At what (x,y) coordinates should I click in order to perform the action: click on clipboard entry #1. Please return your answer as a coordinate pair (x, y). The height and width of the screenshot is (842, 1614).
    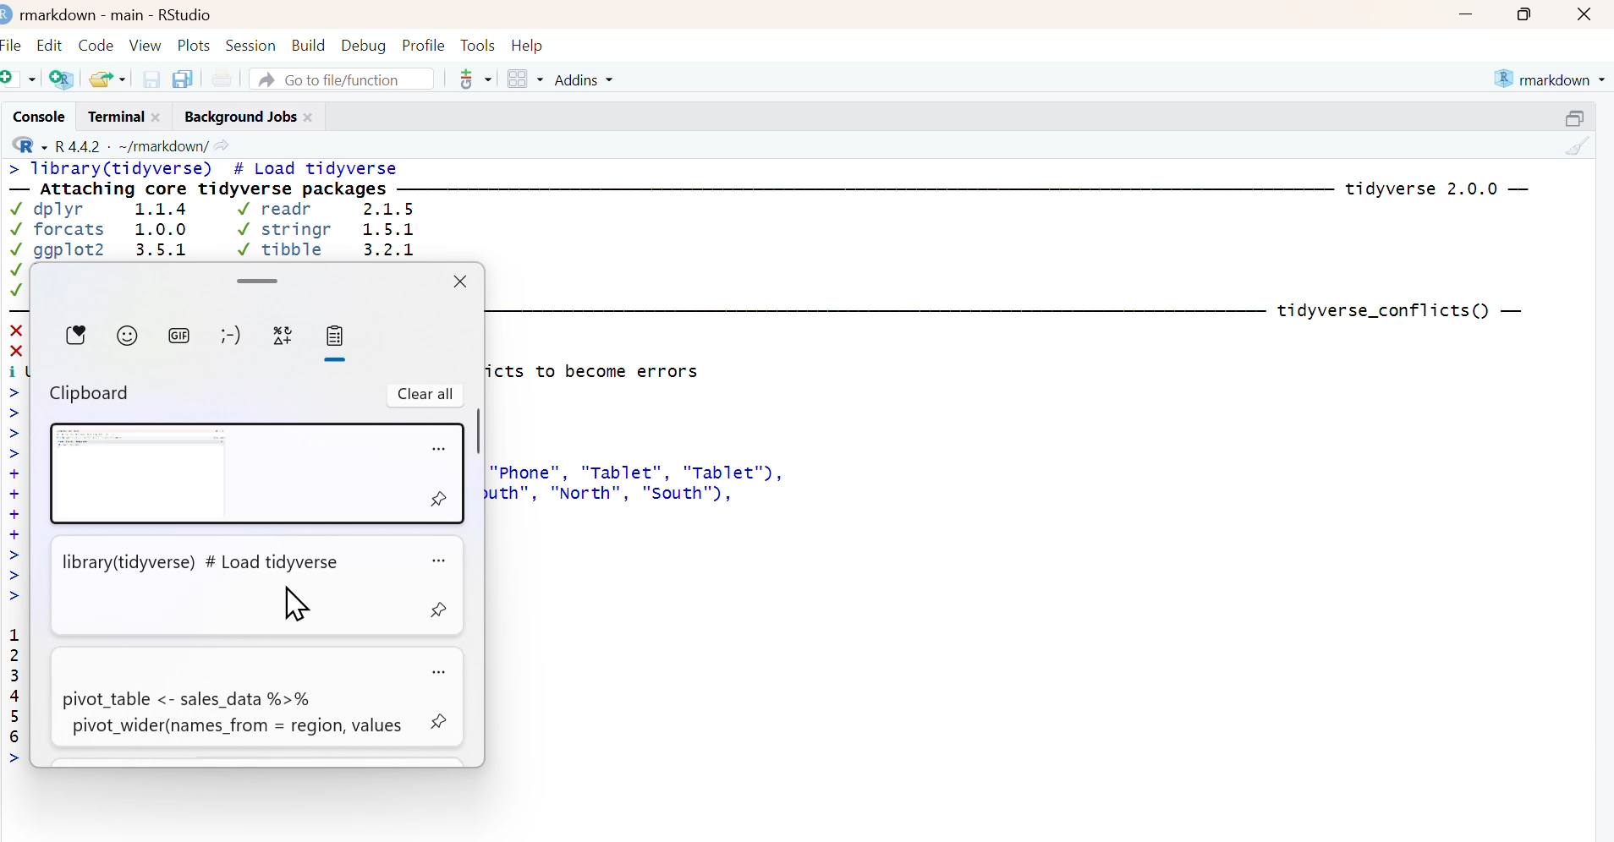
    Looking at the image, I should click on (233, 473).